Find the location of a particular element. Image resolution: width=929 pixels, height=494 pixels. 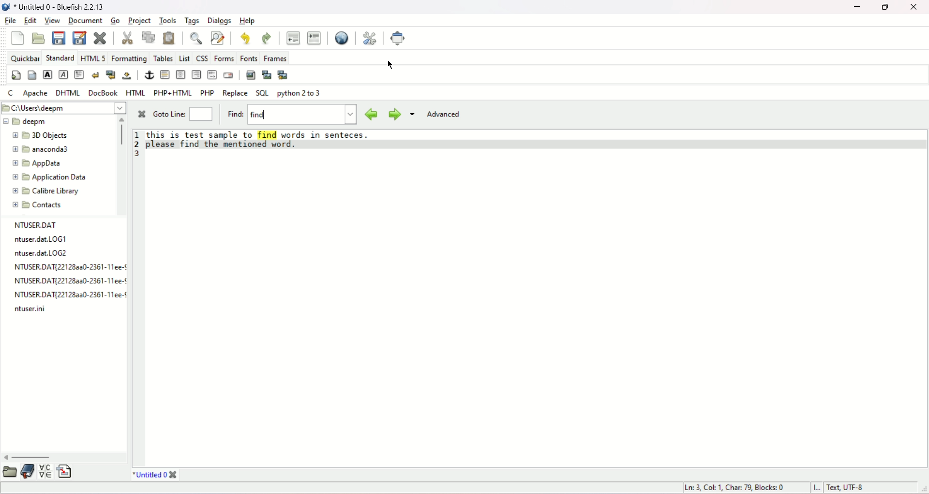

C is located at coordinates (11, 93).